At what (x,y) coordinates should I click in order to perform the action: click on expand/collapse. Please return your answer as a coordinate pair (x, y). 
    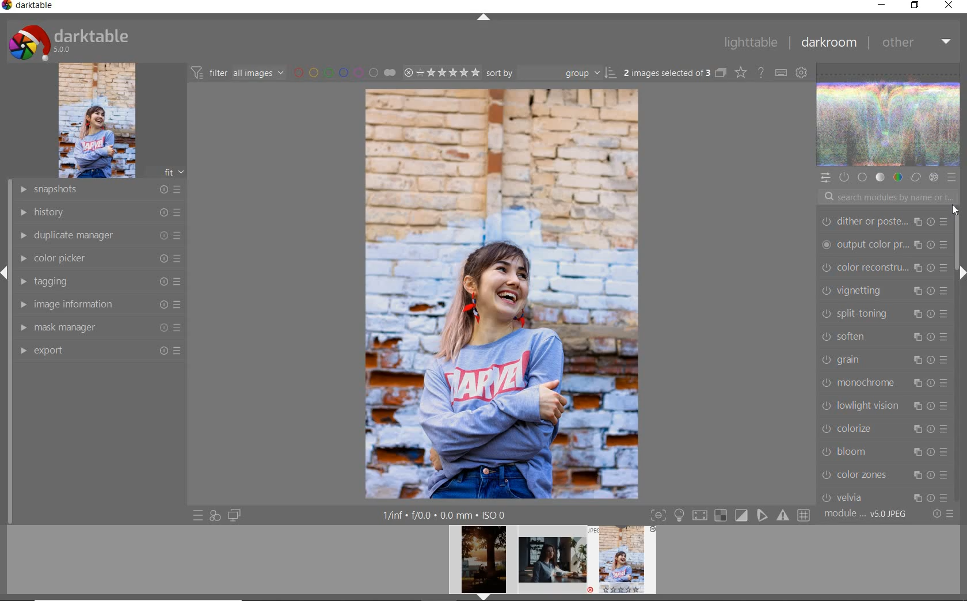
    Looking at the image, I should click on (960, 272).